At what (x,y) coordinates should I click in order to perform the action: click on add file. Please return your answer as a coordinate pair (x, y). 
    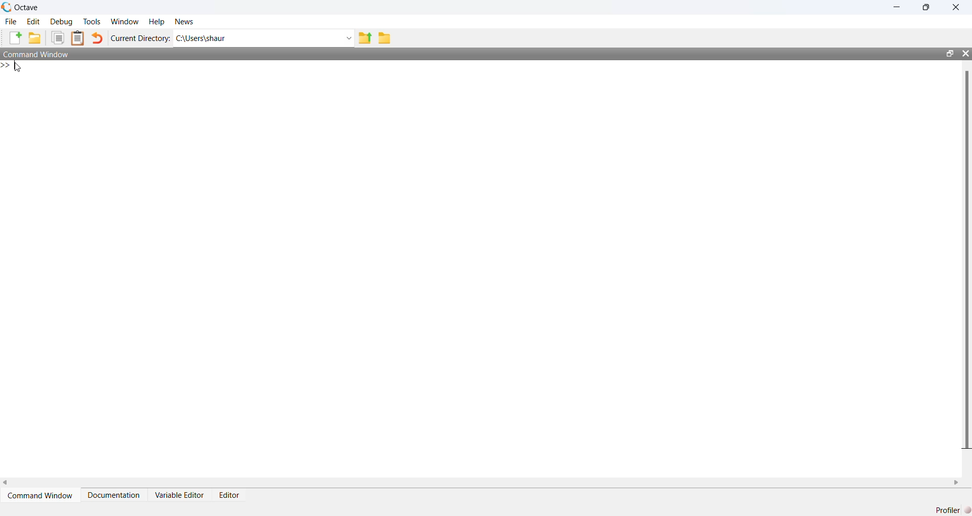
    Looking at the image, I should click on (15, 37).